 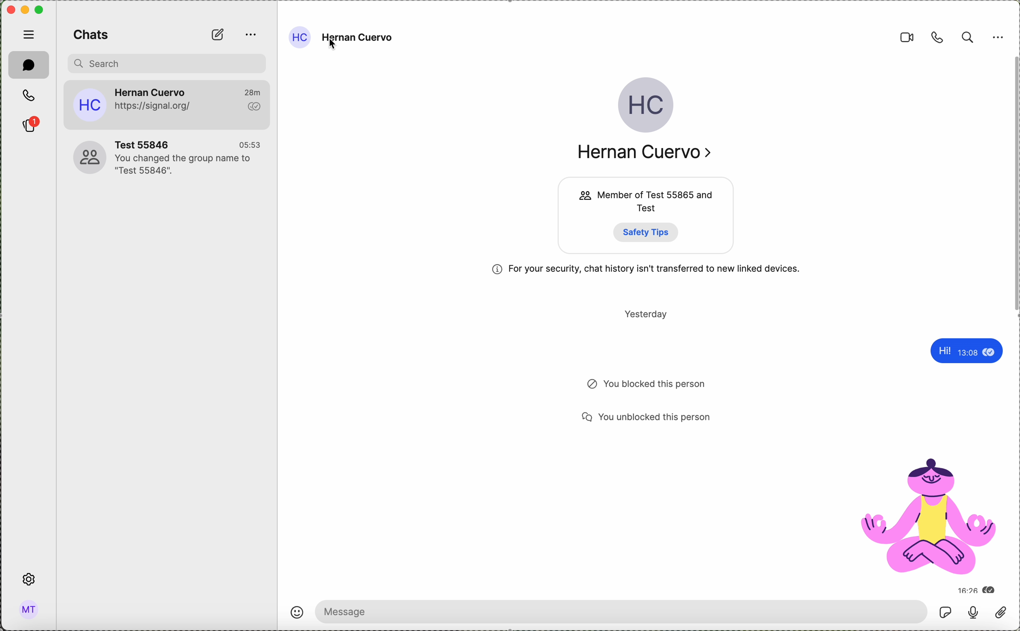 What do you see at coordinates (991, 591) in the screenshot?
I see `seen` at bounding box center [991, 591].